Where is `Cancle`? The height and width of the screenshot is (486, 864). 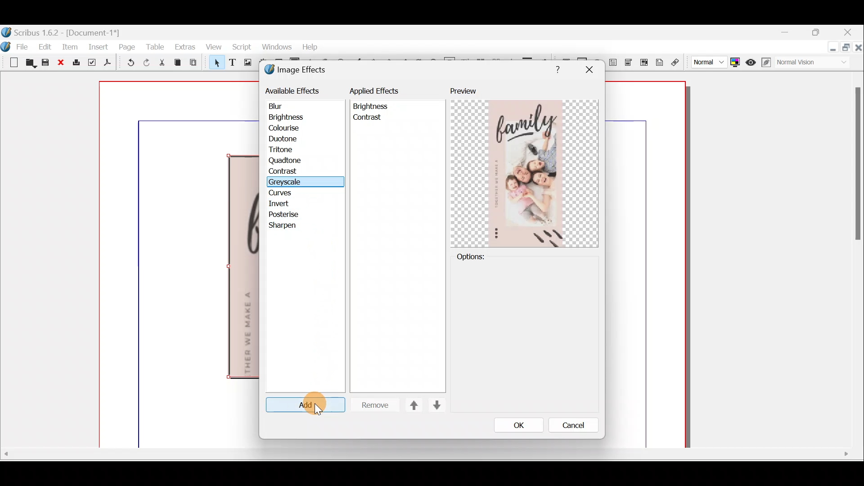
Cancle is located at coordinates (574, 426).